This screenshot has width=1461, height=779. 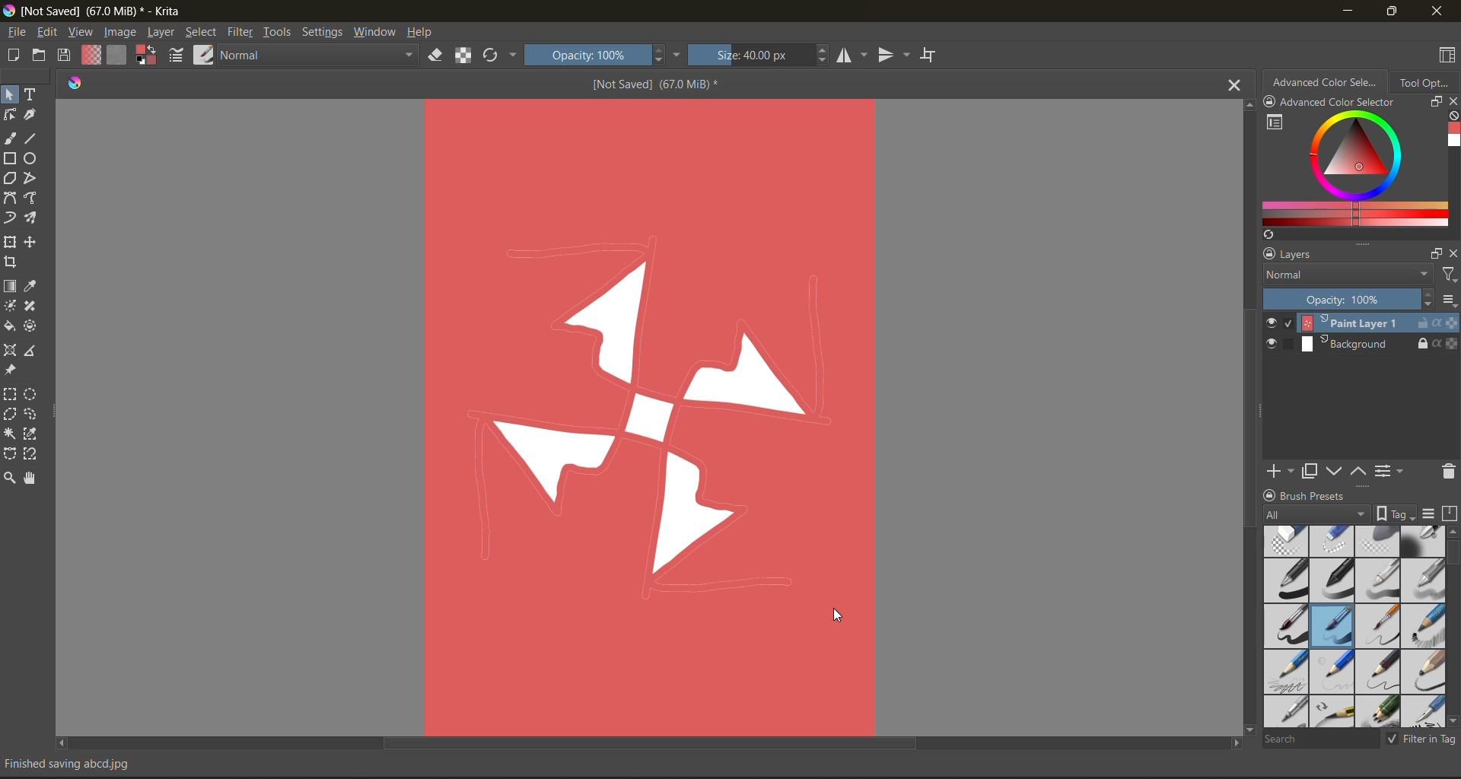 I want to click on advanced color selector, so click(x=1328, y=84).